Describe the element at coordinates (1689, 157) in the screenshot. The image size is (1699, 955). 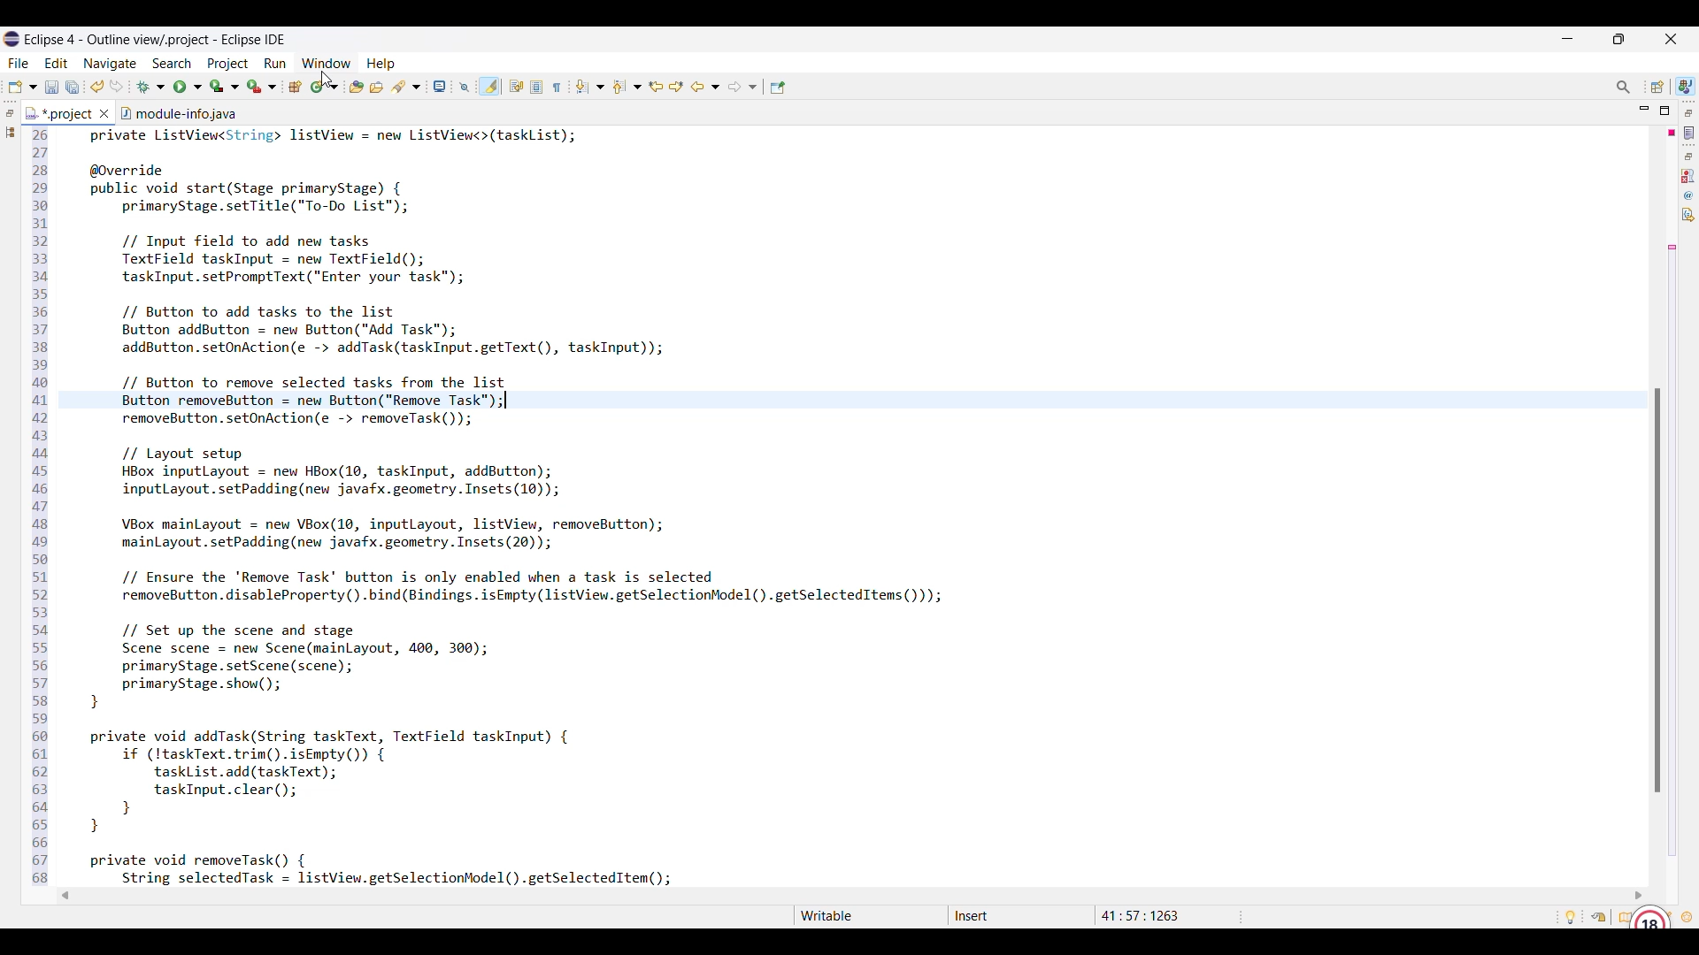
I see `Restore` at that location.